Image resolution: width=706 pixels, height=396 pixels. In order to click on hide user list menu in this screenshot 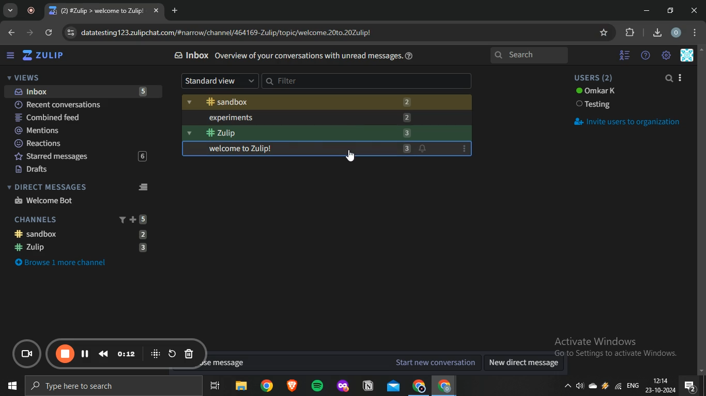, I will do `click(625, 54)`.